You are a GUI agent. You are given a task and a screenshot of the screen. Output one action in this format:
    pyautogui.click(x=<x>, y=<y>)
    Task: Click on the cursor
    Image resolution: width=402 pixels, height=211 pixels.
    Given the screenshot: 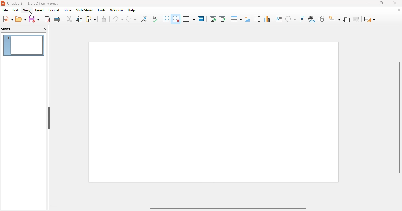 What is the action you would take?
    pyautogui.click(x=31, y=13)
    